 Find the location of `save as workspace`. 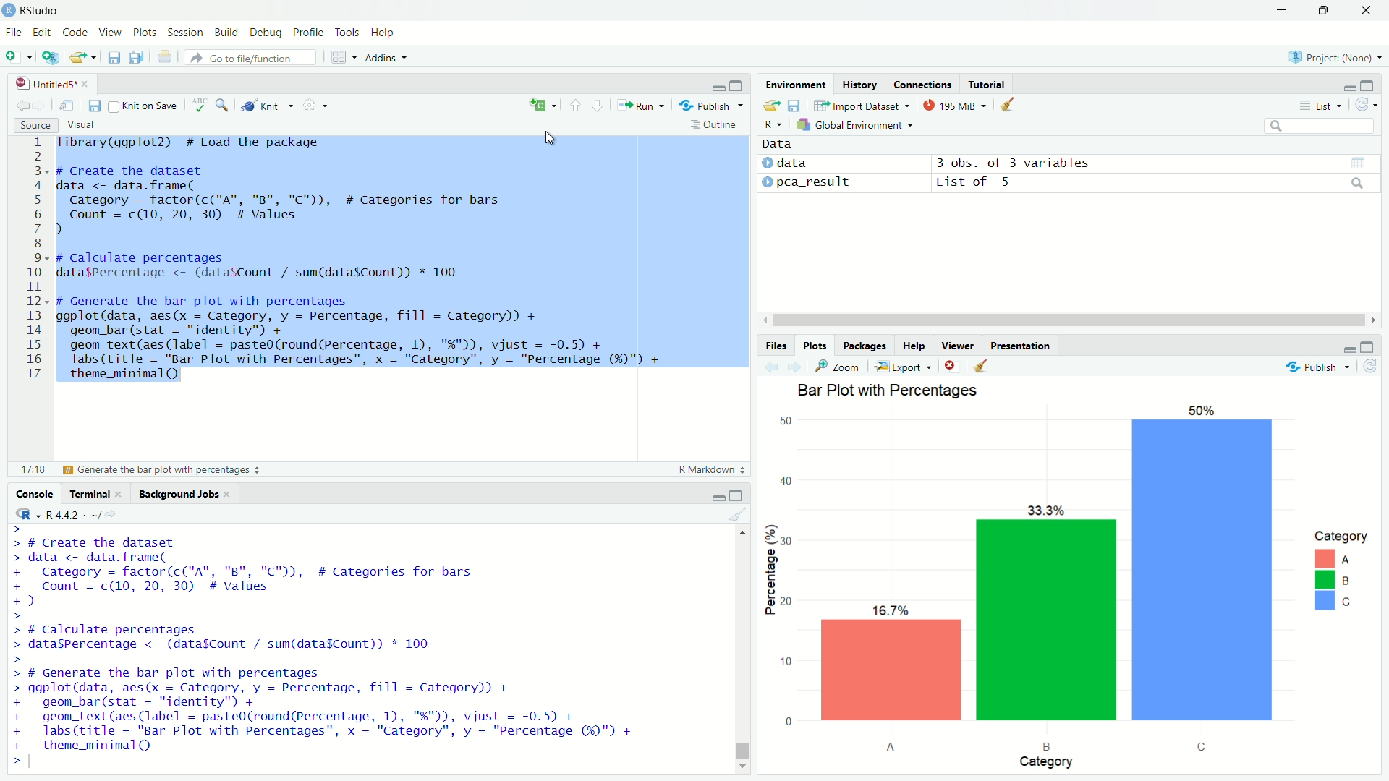

save as workspace is located at coordinates (797, 105).